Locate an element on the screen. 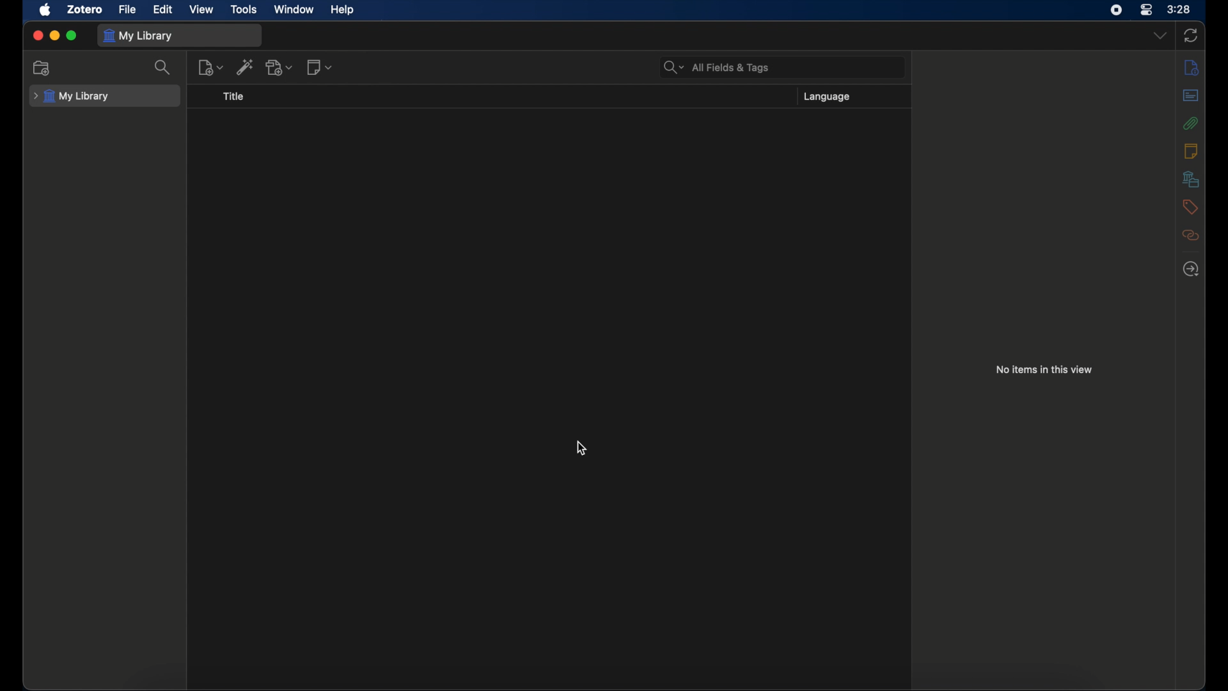  cursor is located at coordinates (581, 449).